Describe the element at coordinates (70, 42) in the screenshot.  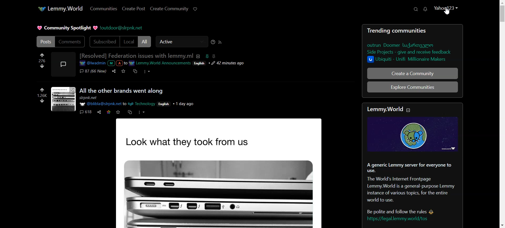
I see `Comments` at that location.